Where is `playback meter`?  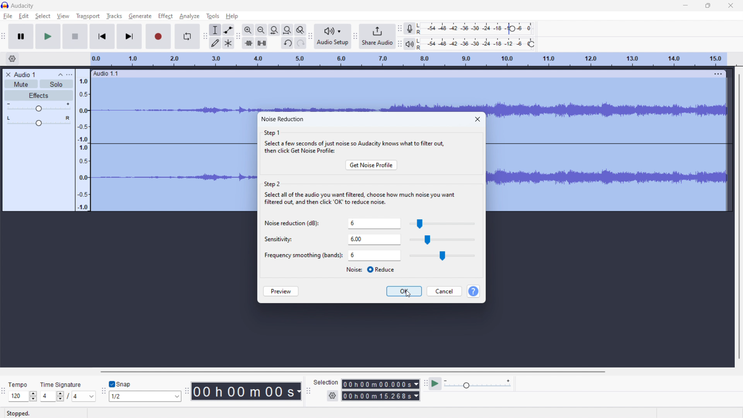
playback meter is located at coordinates (409, 44).